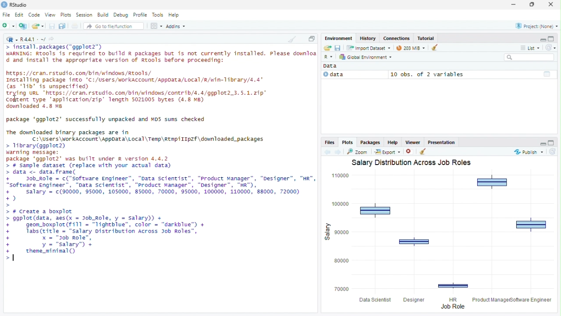  What do you see at coordinates (142, 15) in the screenshot?
I see `Profile` at bounding box center [142, 15].